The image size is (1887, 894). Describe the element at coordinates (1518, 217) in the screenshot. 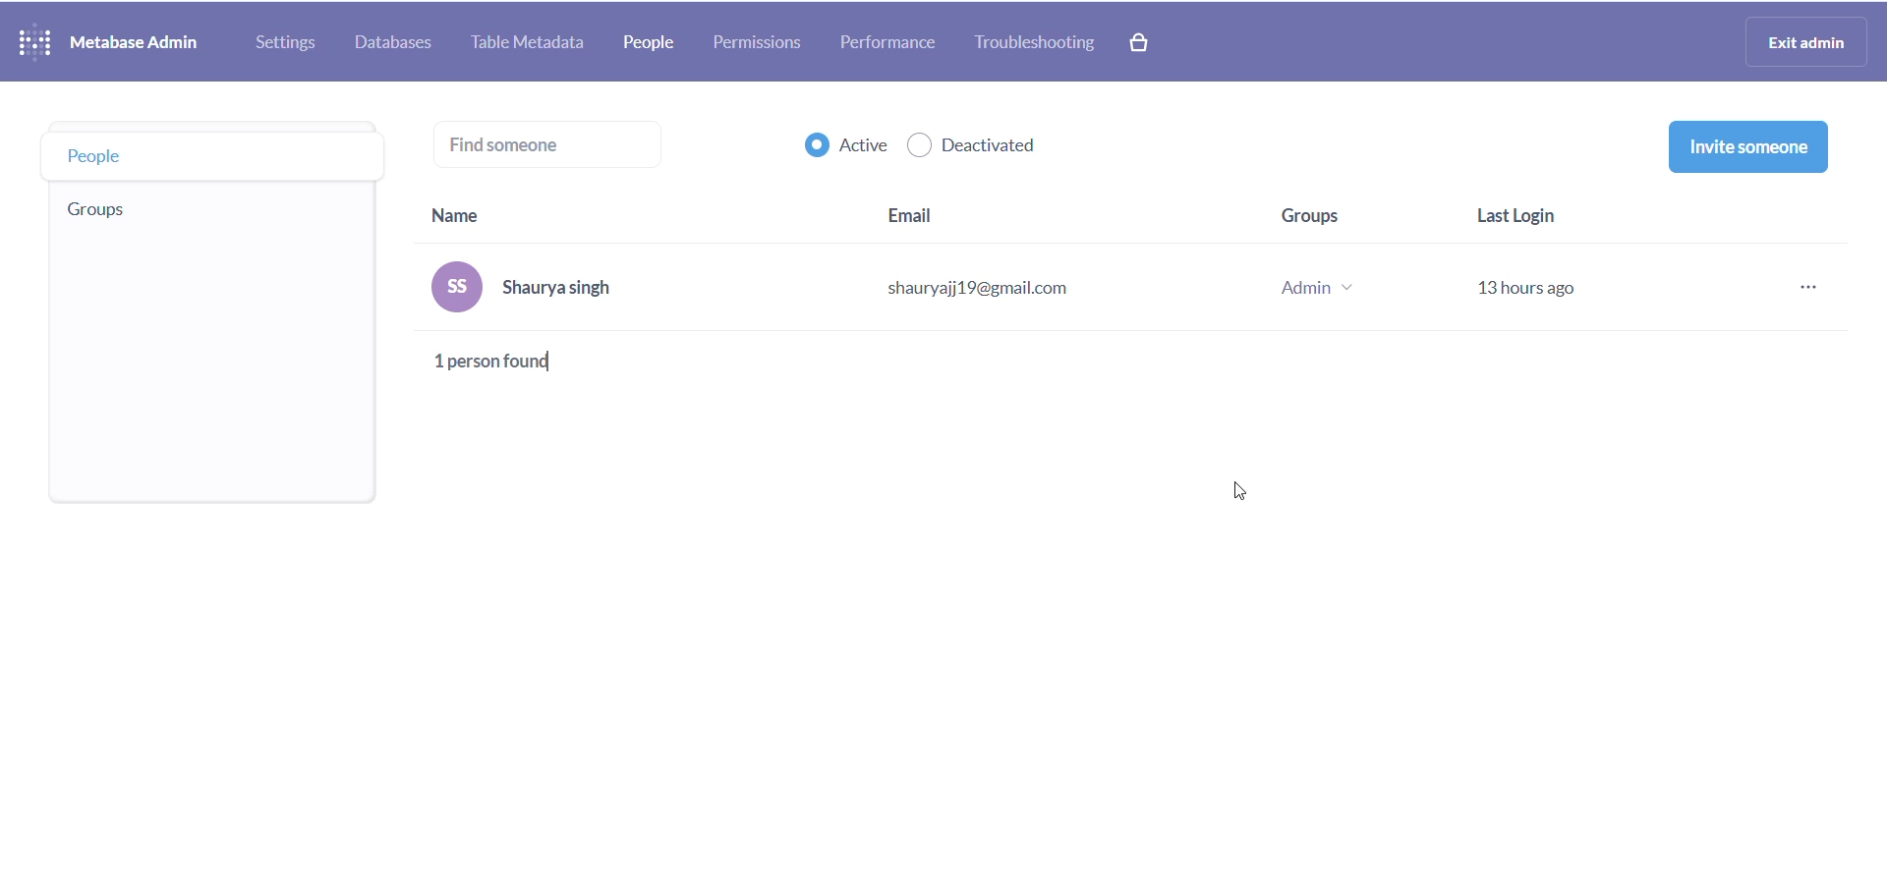

I see `last login` at that location.